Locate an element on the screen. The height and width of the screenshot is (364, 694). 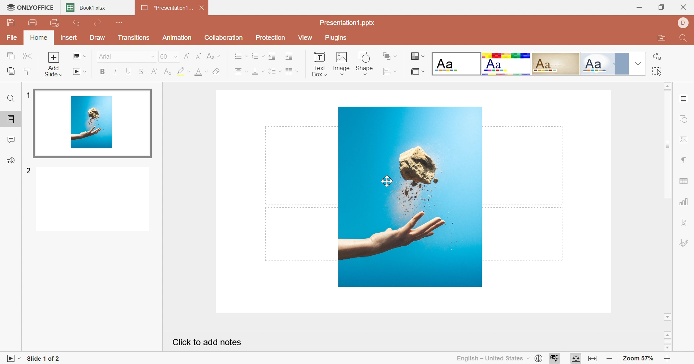
scroll up is located at coordinates (668, 334).